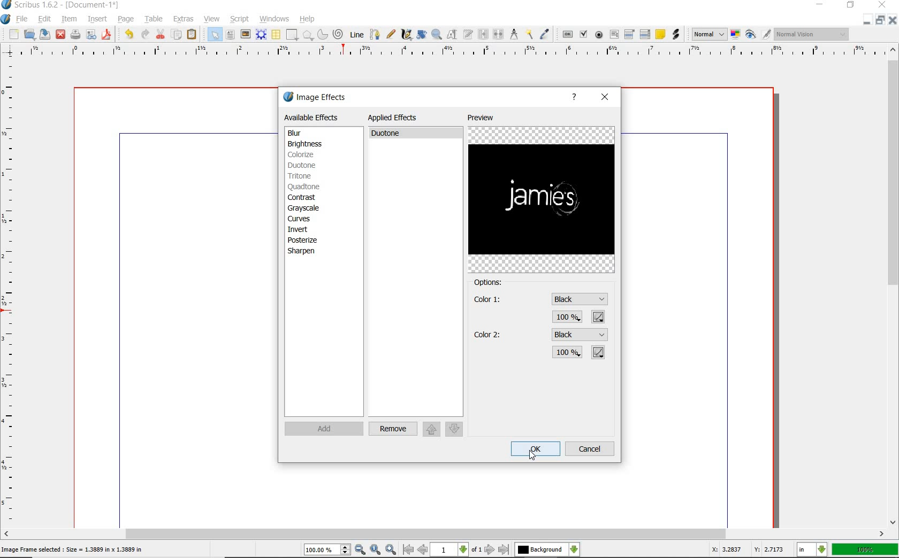 The height and width of the screenshot is (558, 899). Describe the element at coordinates (301, 219) in the screenshot. I see `curves` at that location.